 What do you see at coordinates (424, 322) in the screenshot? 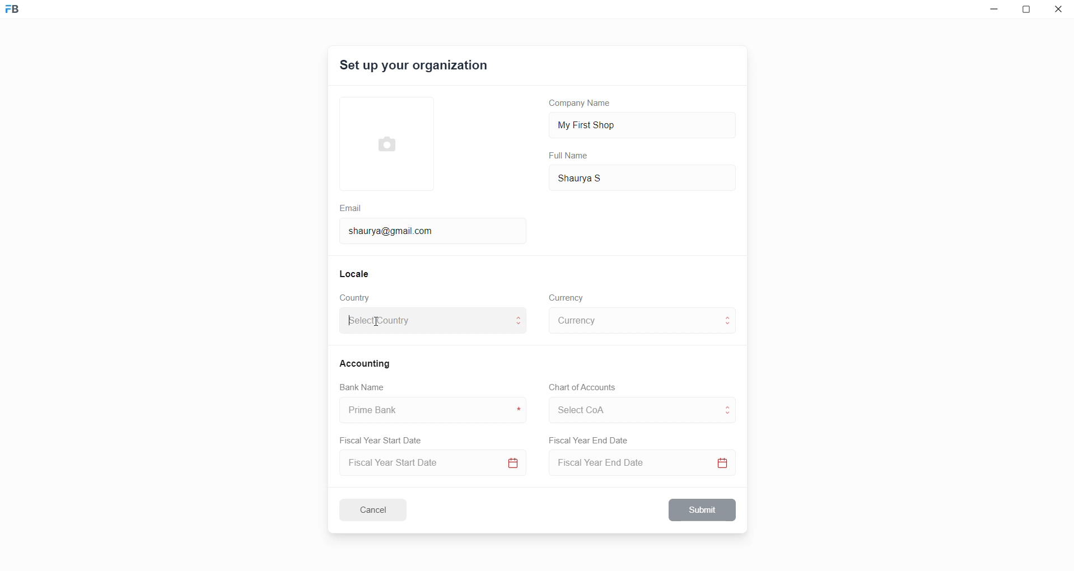
I see `select country` at bounding box center [424, 322].